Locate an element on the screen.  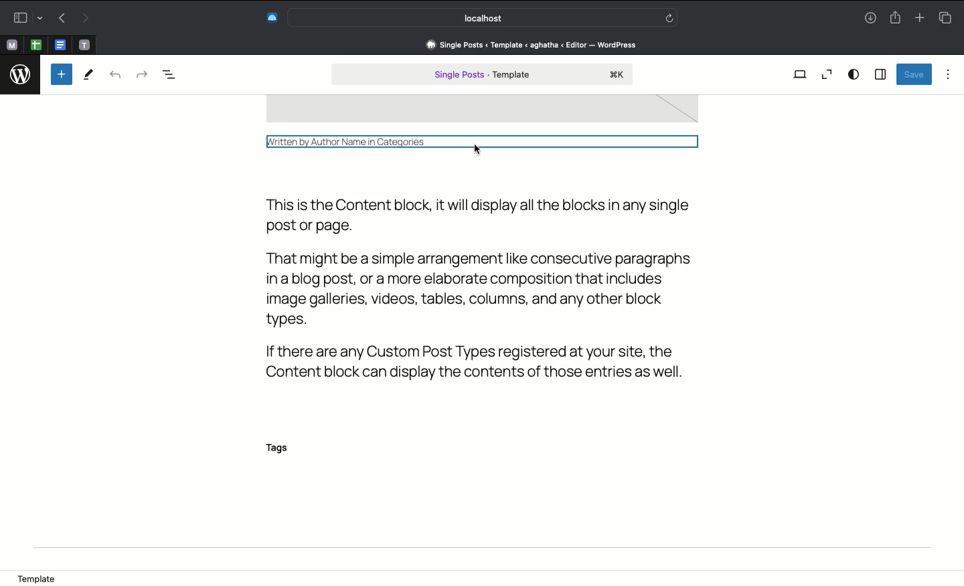
Zoom out is located at coordinates (827, 74).